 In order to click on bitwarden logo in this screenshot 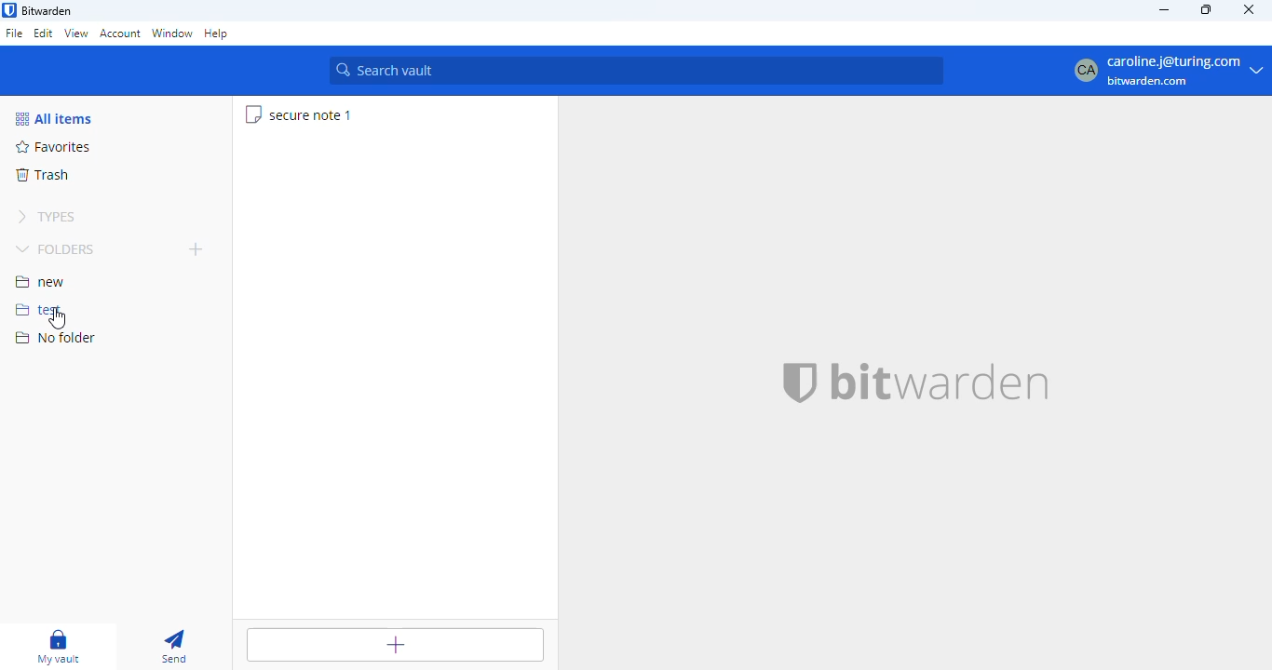, I will do `click(798, 380)`.